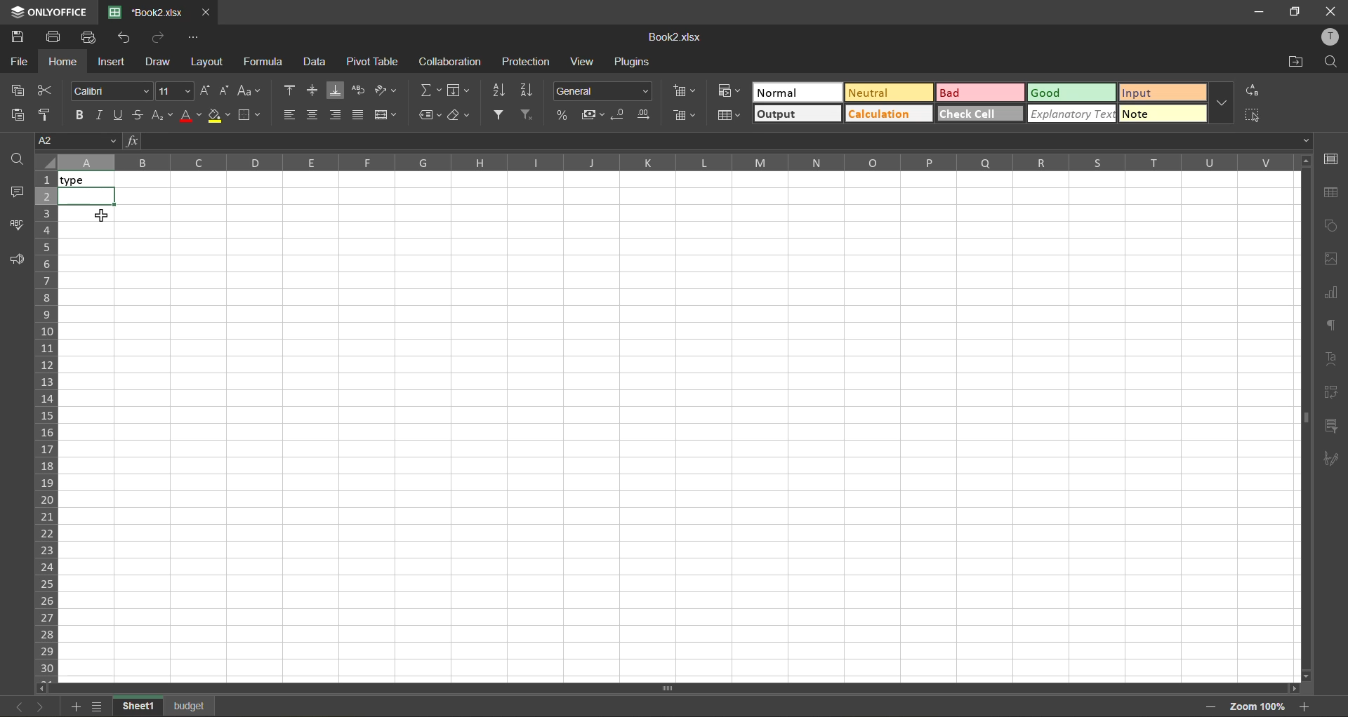  I want to click on insert, so click(114, 62).